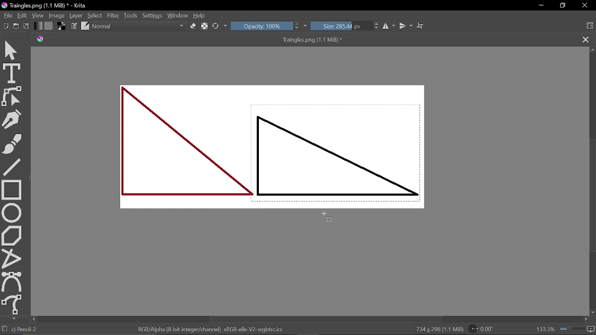 This screenshot has width=596, height=335. I want to click on Tools, so click(130, 15).